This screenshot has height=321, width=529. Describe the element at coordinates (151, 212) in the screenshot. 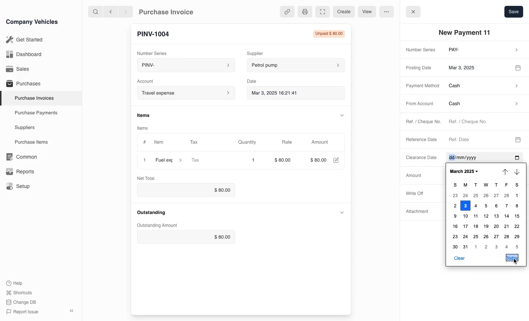

I see `Outstanding` at that location.